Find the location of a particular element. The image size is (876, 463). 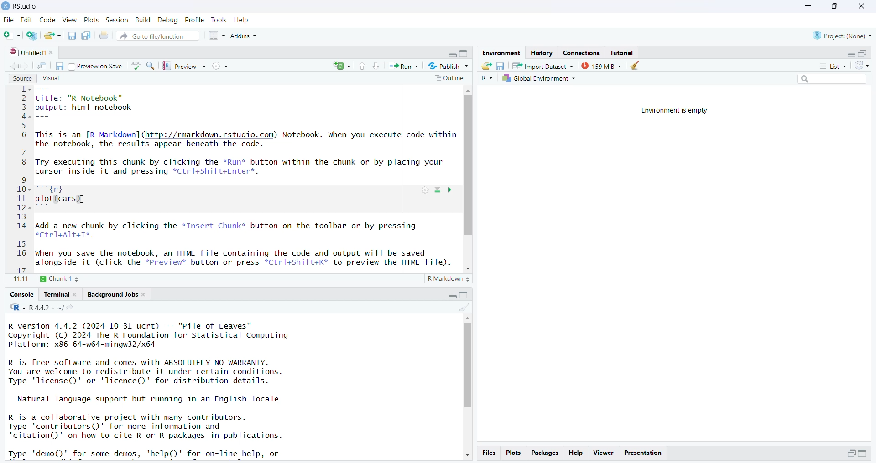

clear console is located at coordinates (464, 306).